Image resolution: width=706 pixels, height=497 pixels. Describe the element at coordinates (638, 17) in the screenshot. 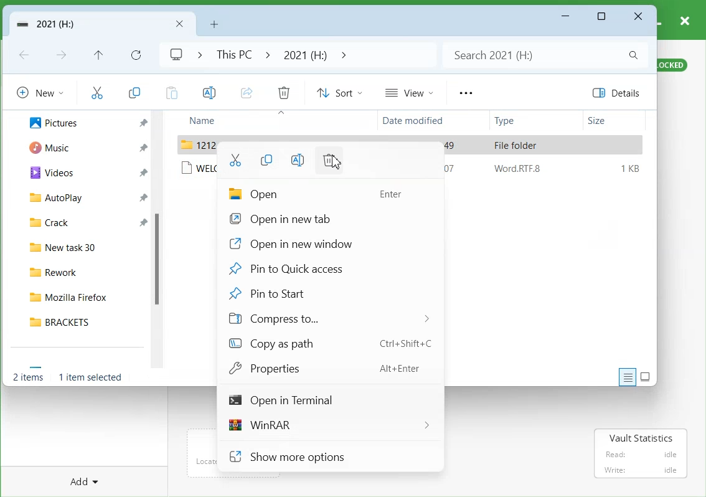

I see `Close` at that location.